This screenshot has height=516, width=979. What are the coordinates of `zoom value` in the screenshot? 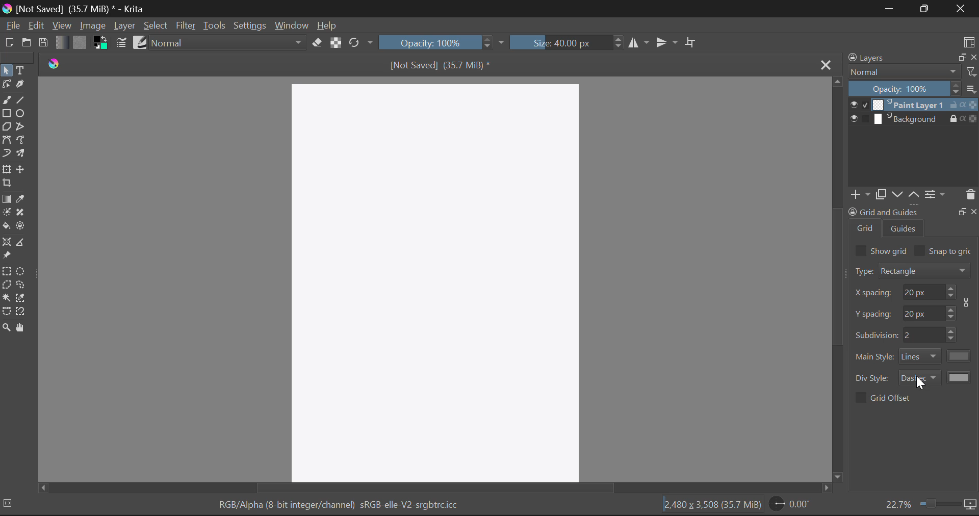 It's located at (898, 503).